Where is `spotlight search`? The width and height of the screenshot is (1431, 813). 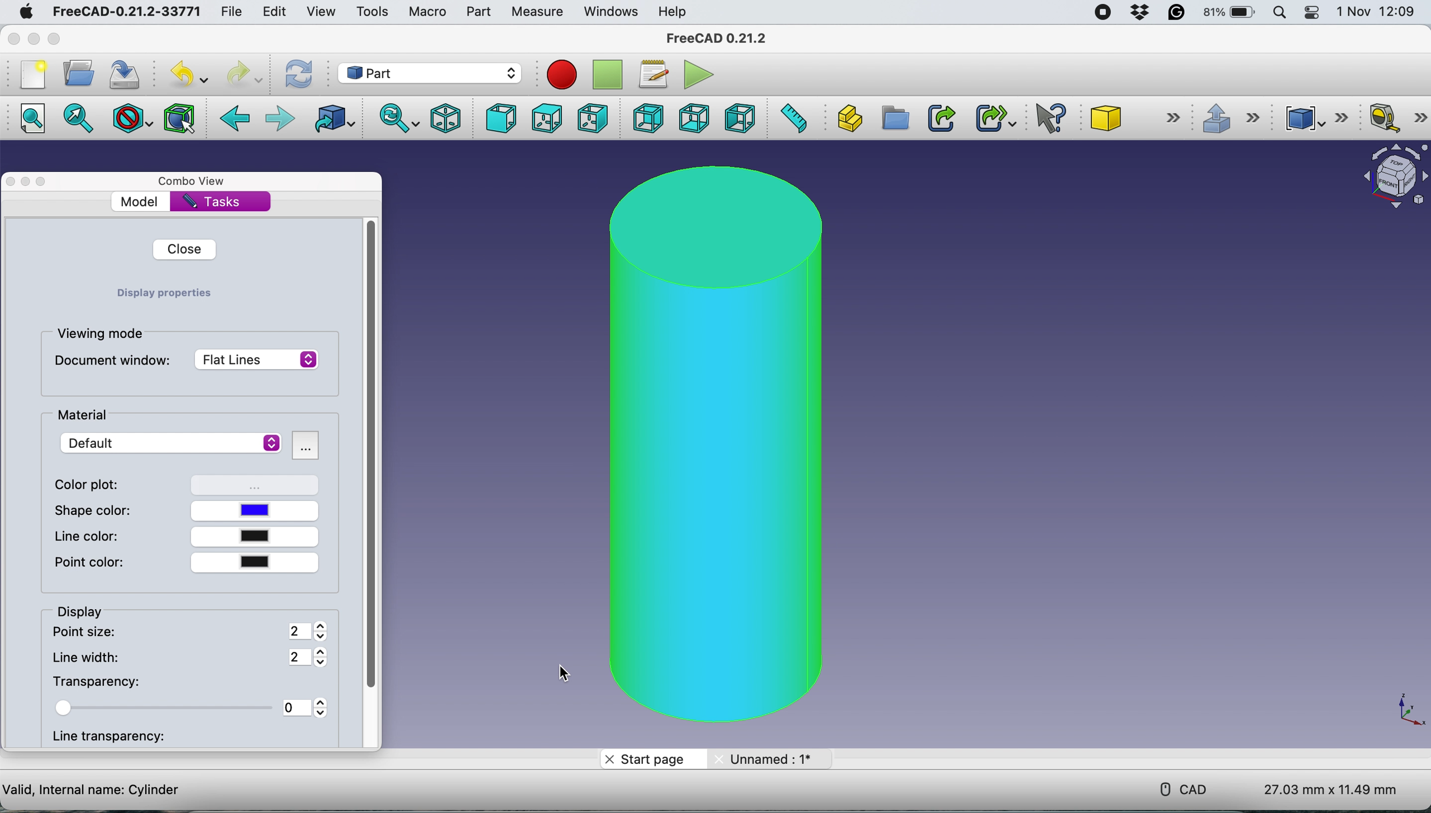
spotlight search is located at coordinates (1281, 13).